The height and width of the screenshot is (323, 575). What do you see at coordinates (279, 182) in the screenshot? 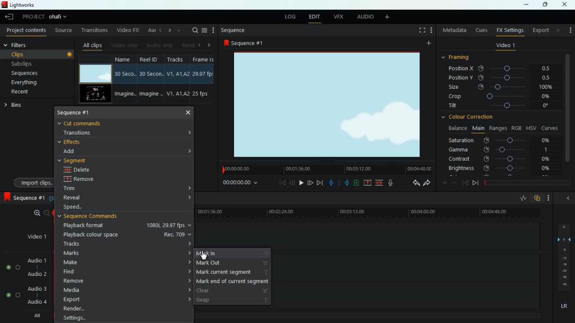
I see `beggining` at bounding box center [279, 182].